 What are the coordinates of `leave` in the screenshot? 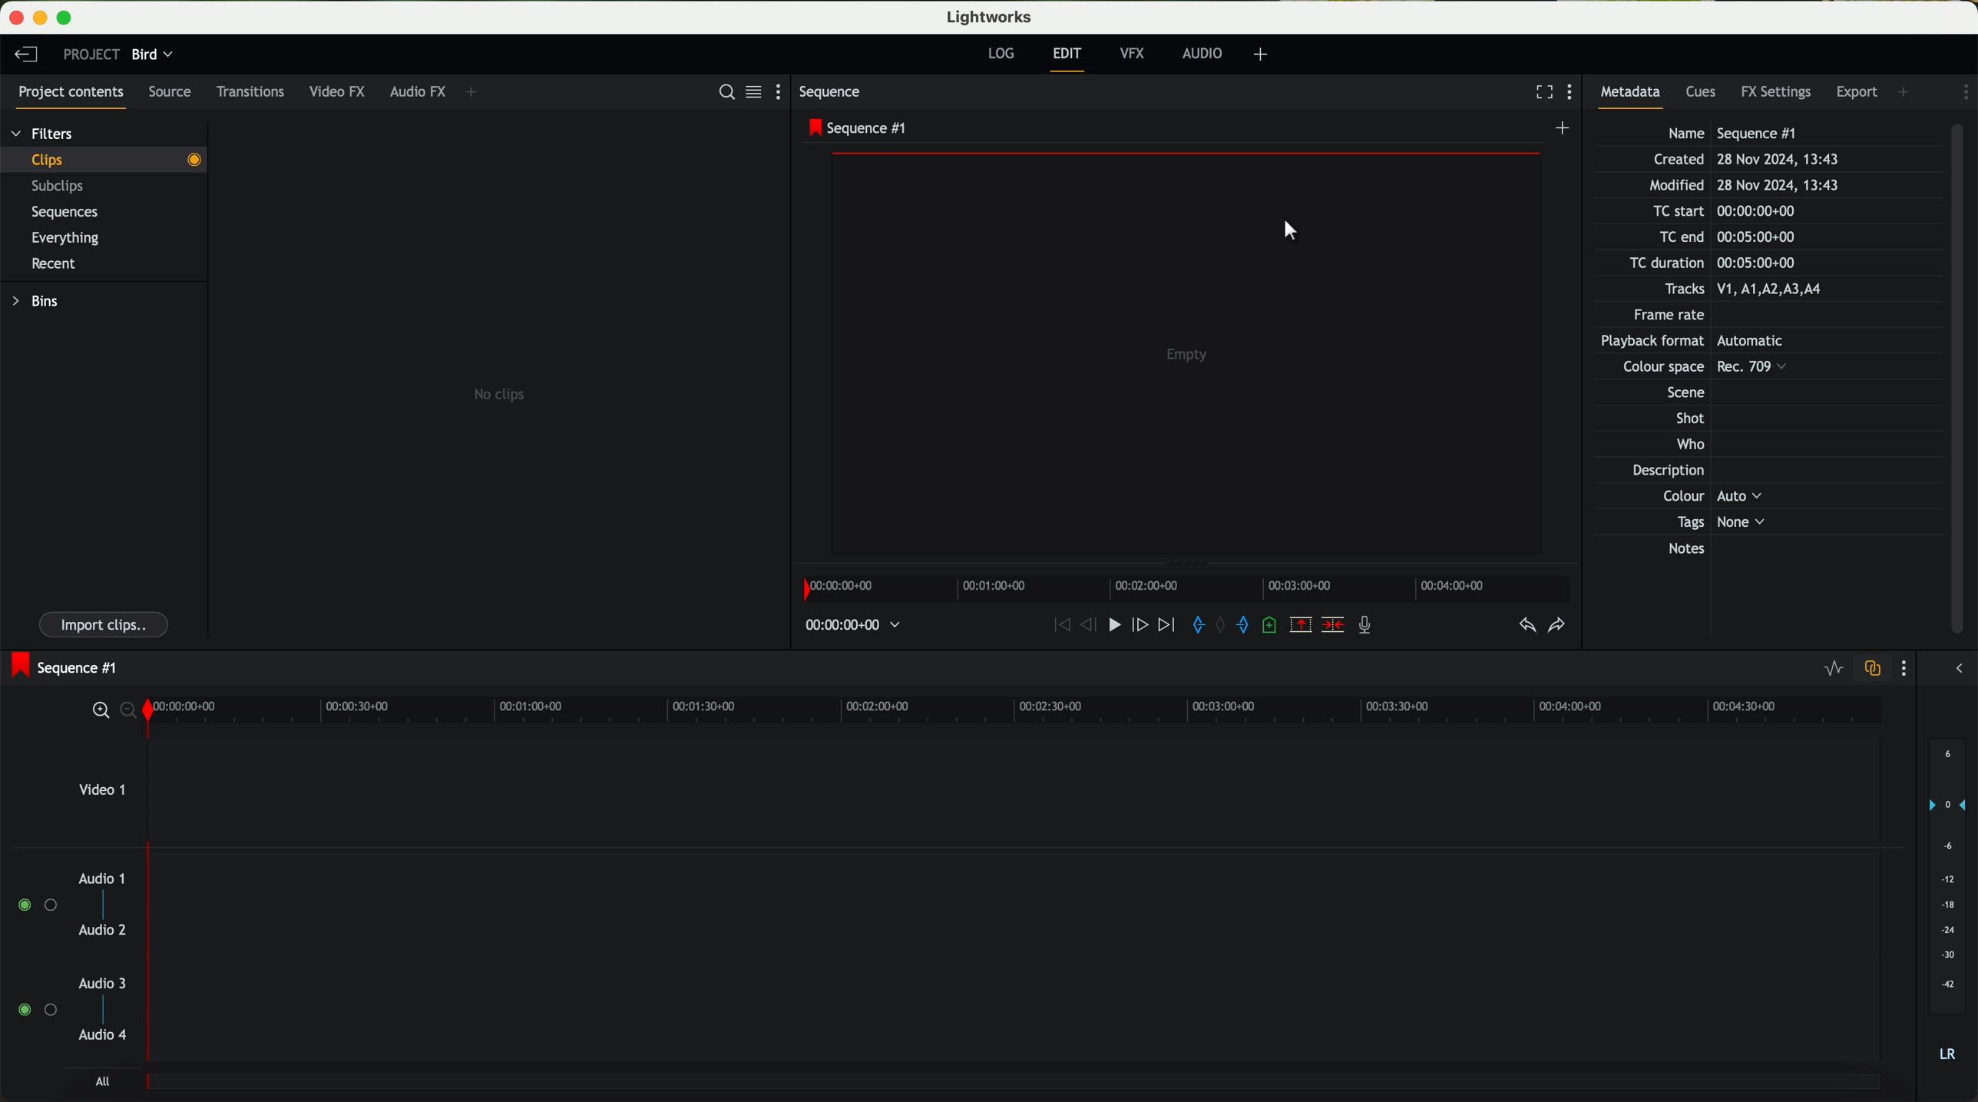 It's located at (24, 54).